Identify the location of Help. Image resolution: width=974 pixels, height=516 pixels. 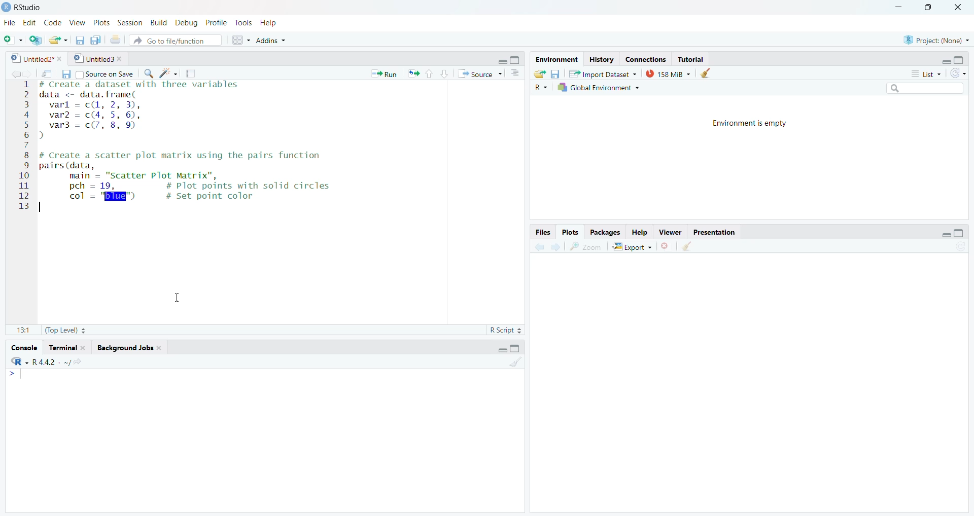
(641, 233).